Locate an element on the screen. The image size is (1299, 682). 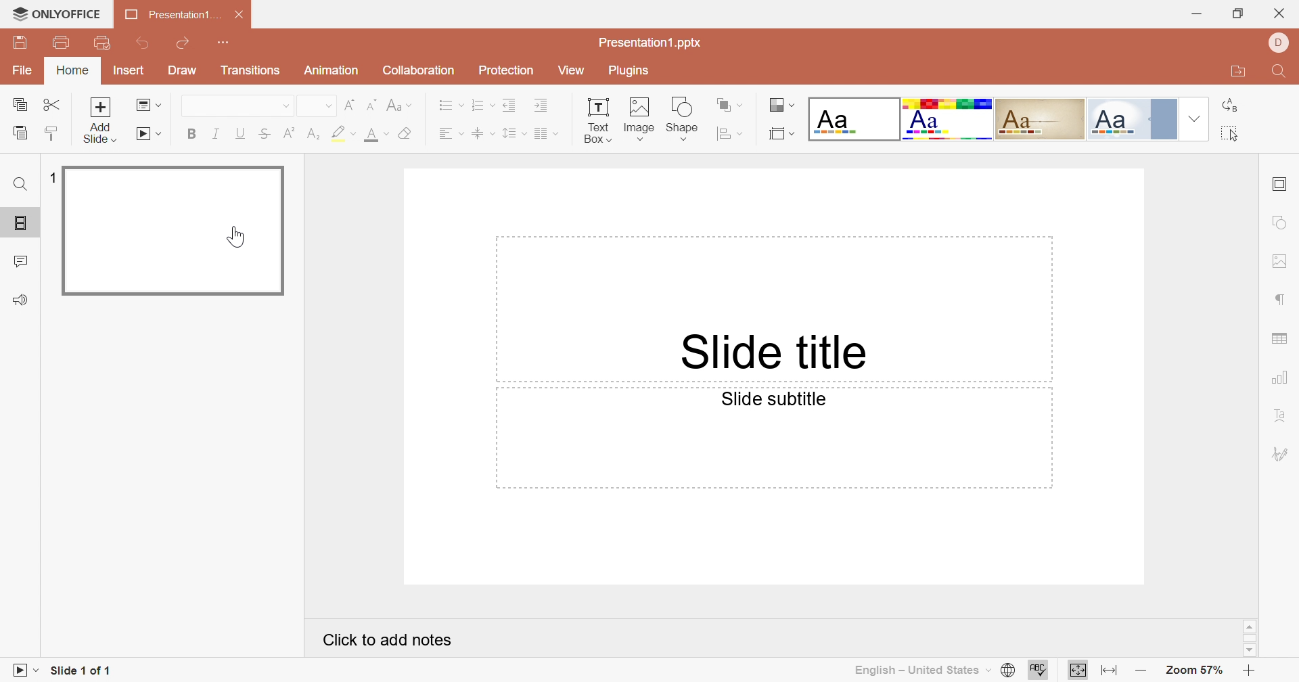
Start Slideshow is located at coordinates (140, 135).